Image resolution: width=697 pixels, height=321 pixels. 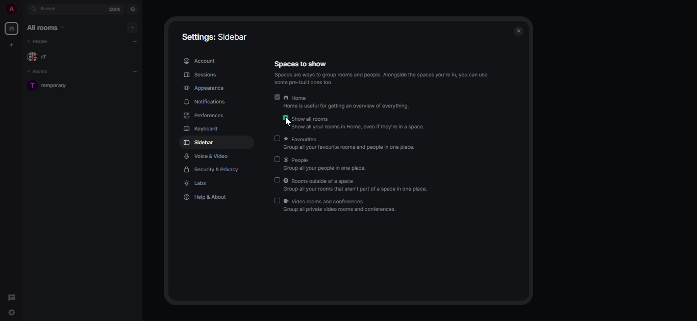 I want to click on add, so click(x=136, y=71).